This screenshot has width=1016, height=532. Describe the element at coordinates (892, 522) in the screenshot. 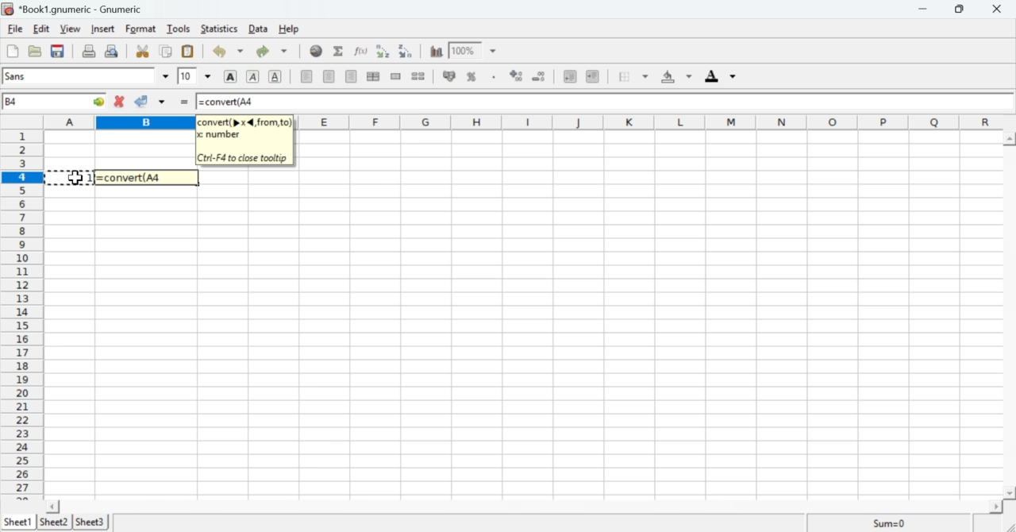

I see `Sum` at that location.